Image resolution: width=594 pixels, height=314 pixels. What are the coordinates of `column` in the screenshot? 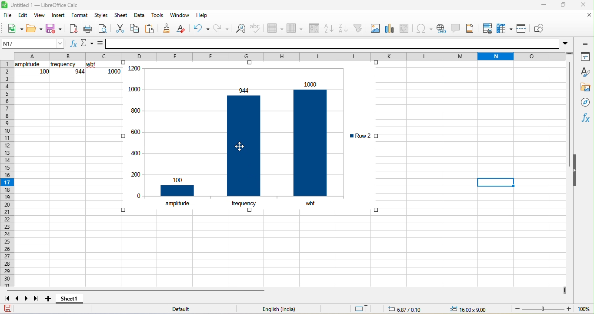 It's located at (294, 29).